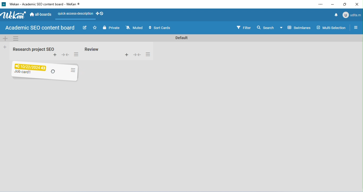  Describe the element at coordinates (295, 27) in the screenshot. I see `board view` at that location.